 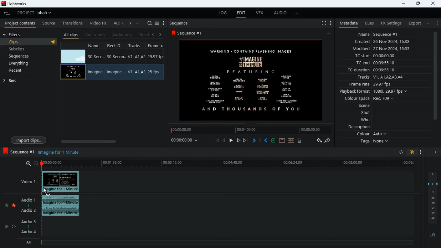 I want to click on forward, so click(x=329, y=141).